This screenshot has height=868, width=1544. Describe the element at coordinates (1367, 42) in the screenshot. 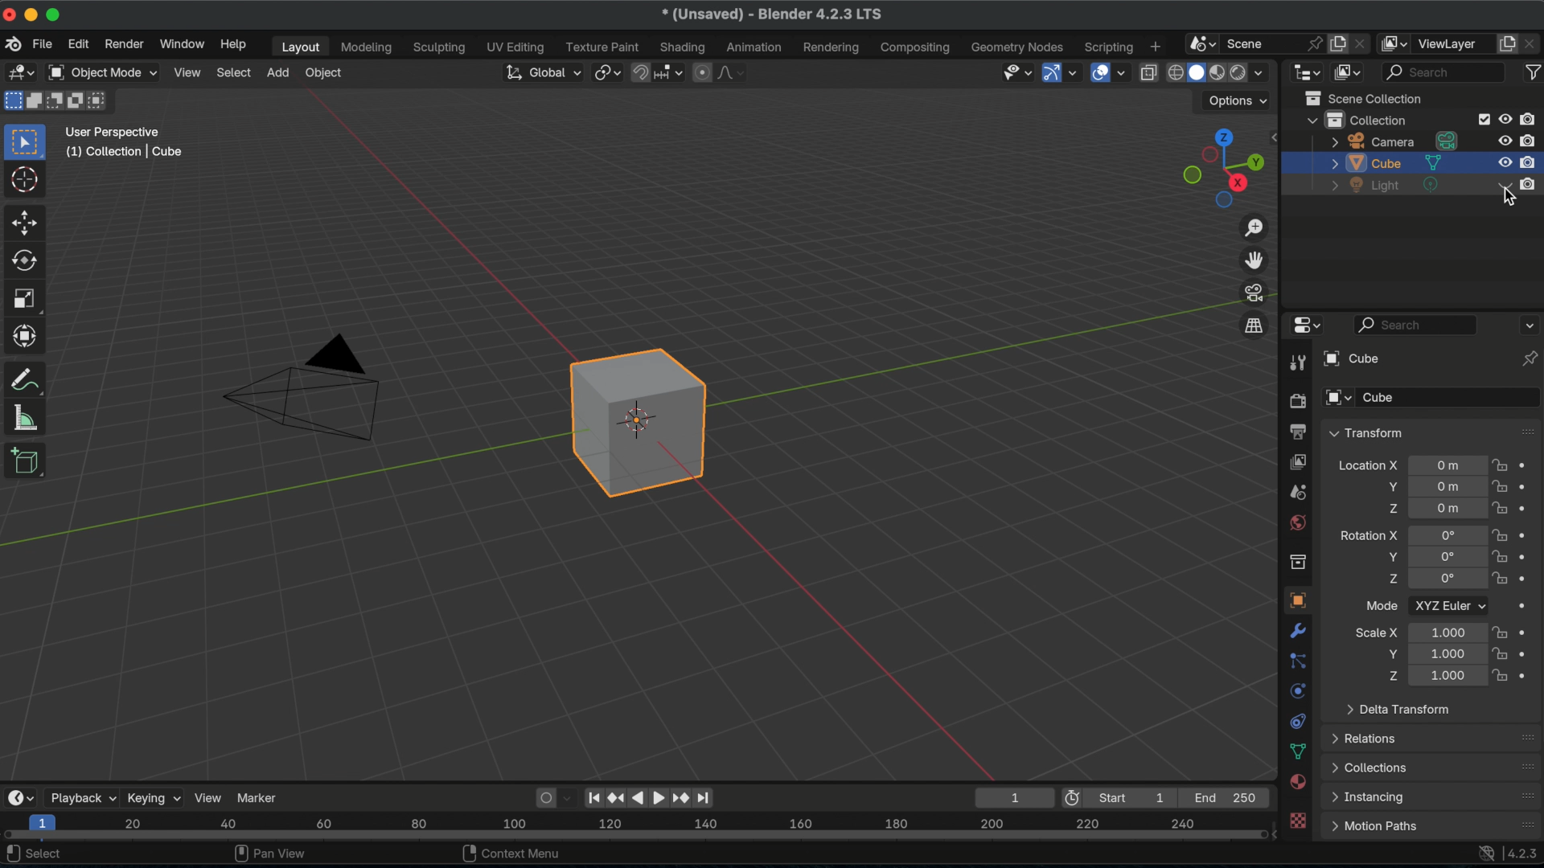

I see `delete scene` at that location.